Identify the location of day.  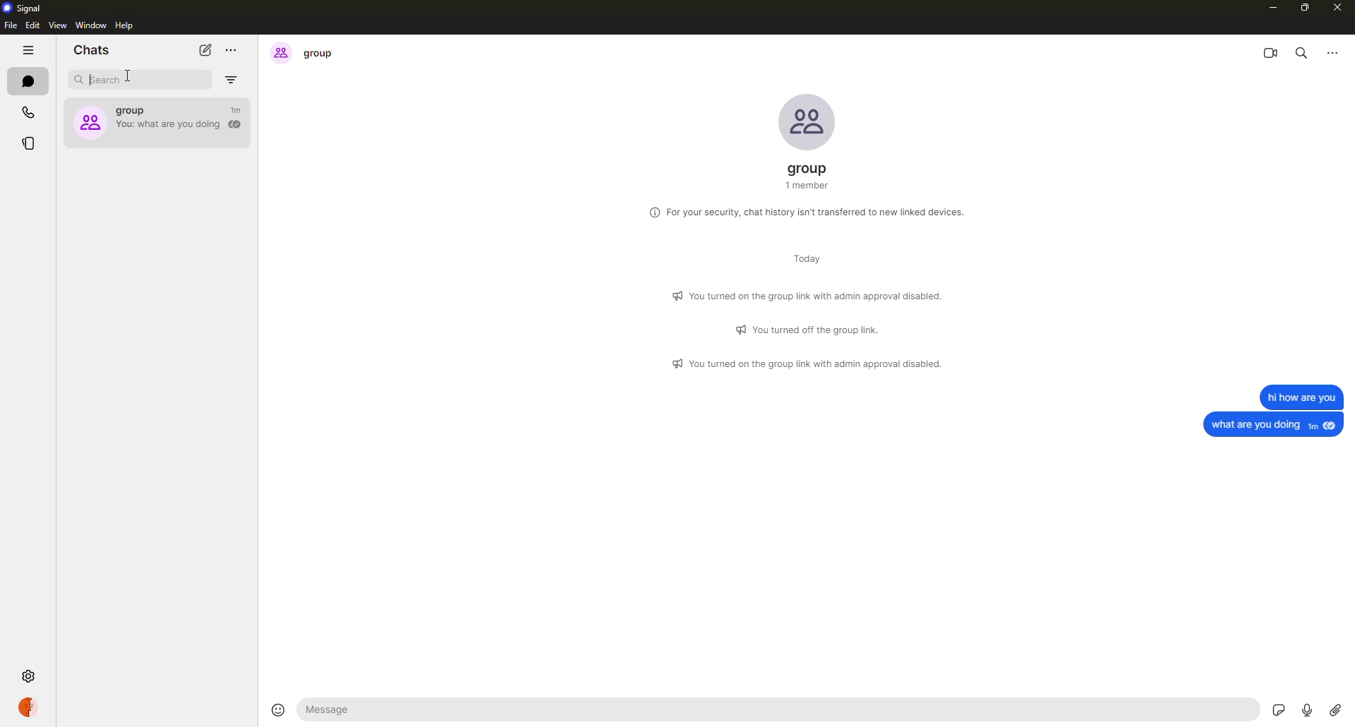
(800, 260).